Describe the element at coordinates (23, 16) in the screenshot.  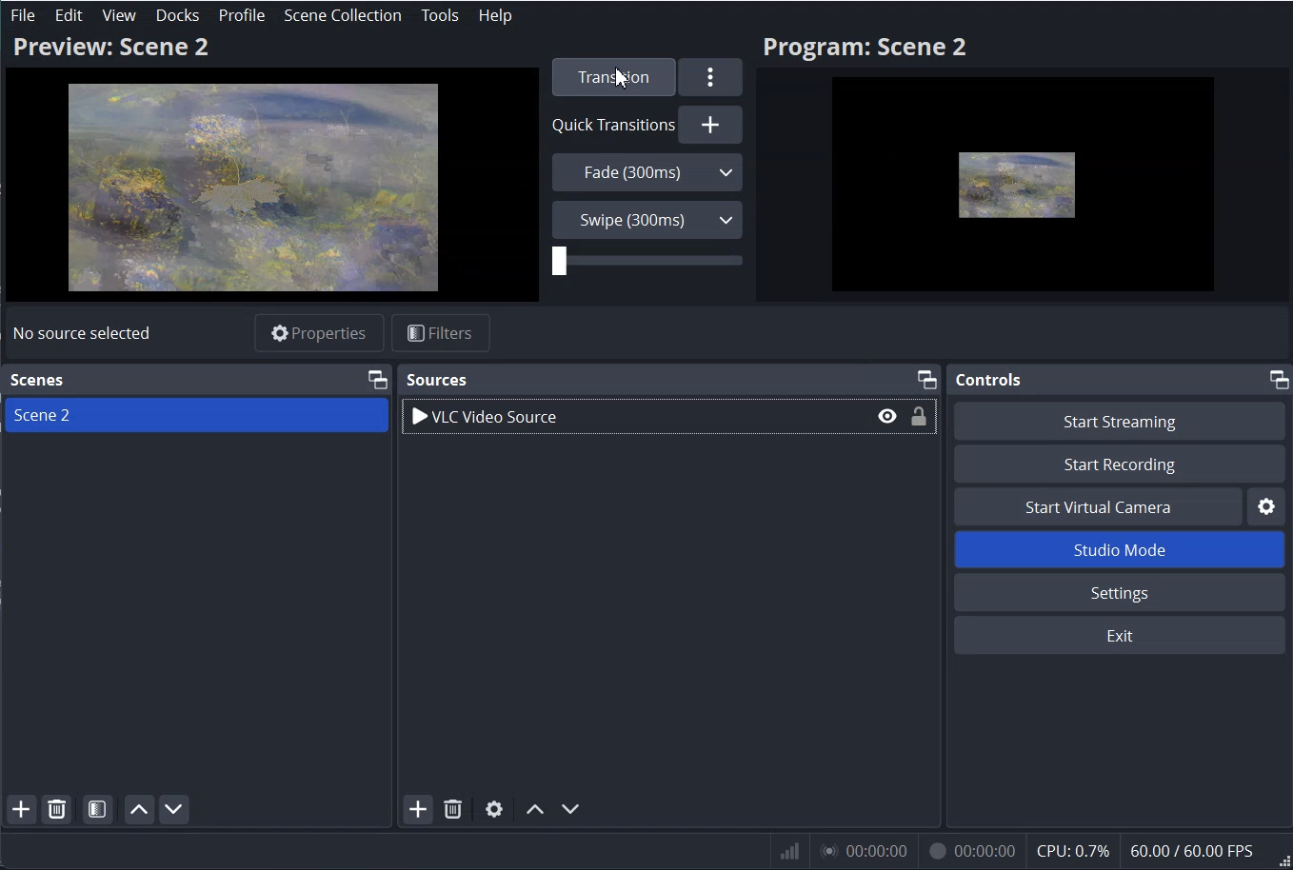
I see `File` at that location.